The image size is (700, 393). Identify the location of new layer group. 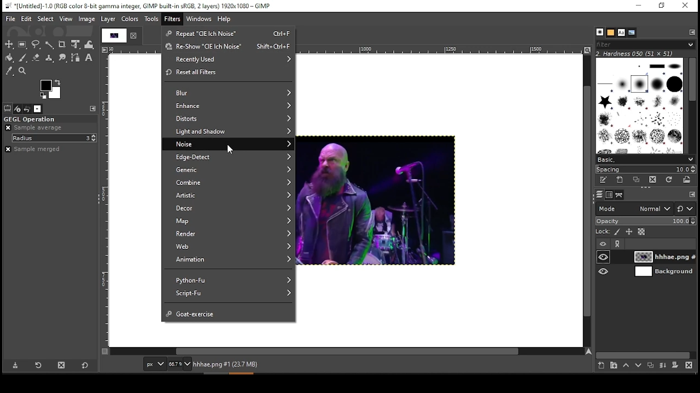
(612, 366).